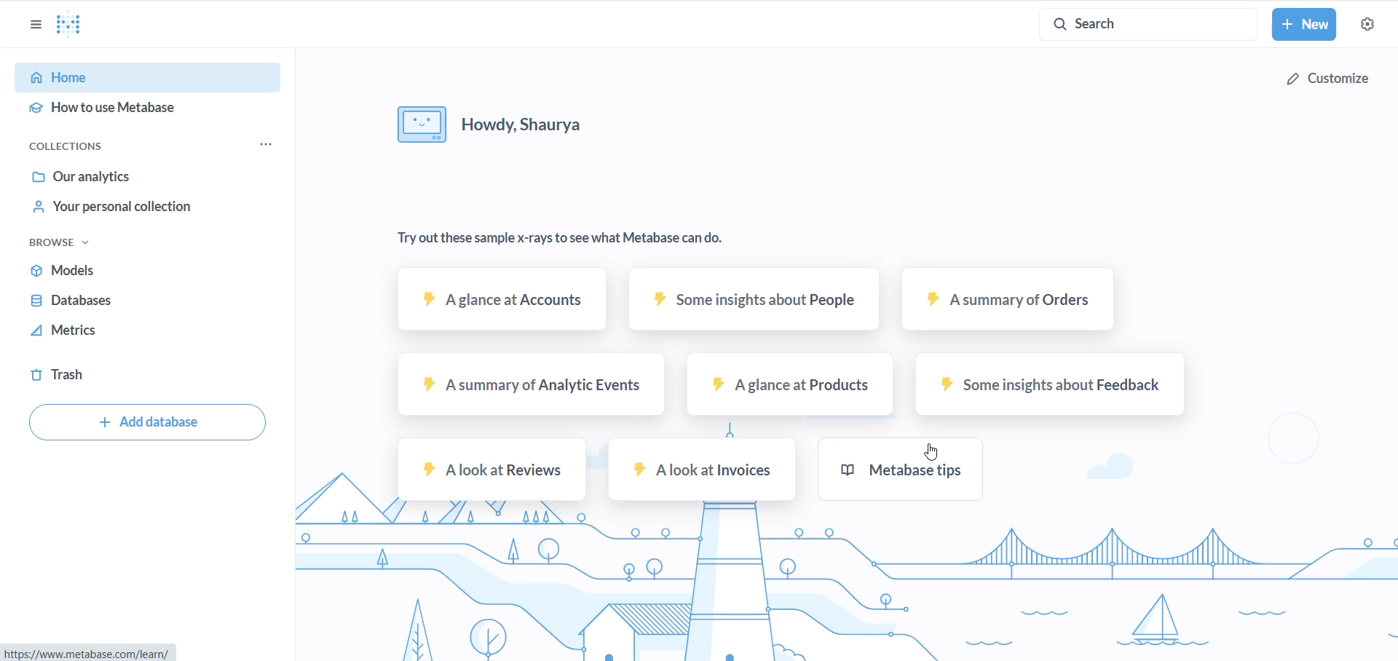 Image resolution: width=1398 pixels, height=661 pixels. I want to click on metabase tips, so click(928, 471).